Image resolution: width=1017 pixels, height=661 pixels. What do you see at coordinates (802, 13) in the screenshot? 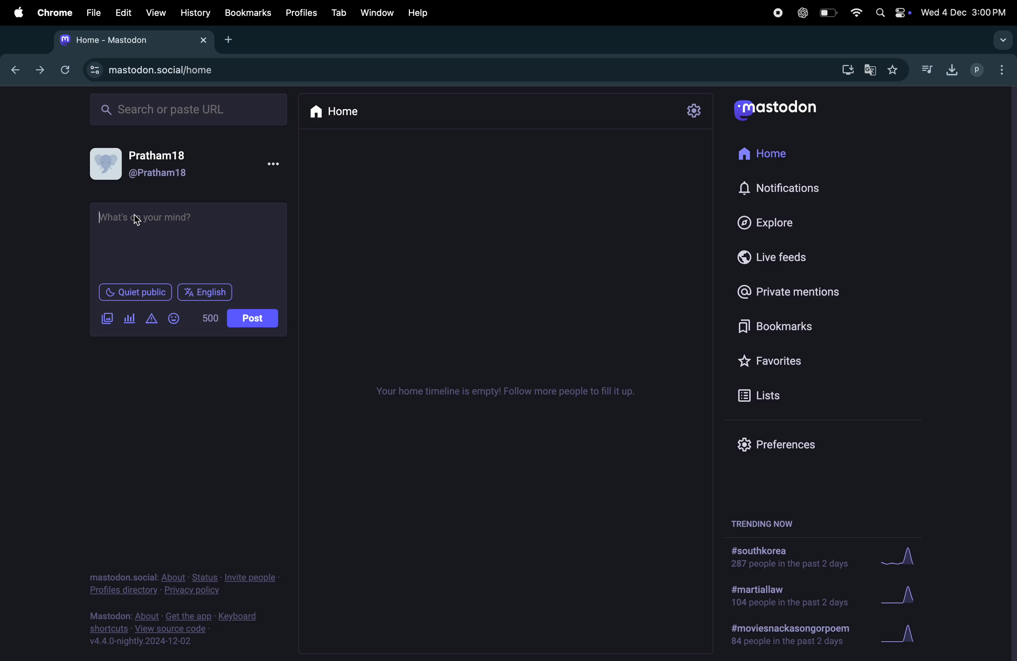
I see `` at bounding box center [802, 13].